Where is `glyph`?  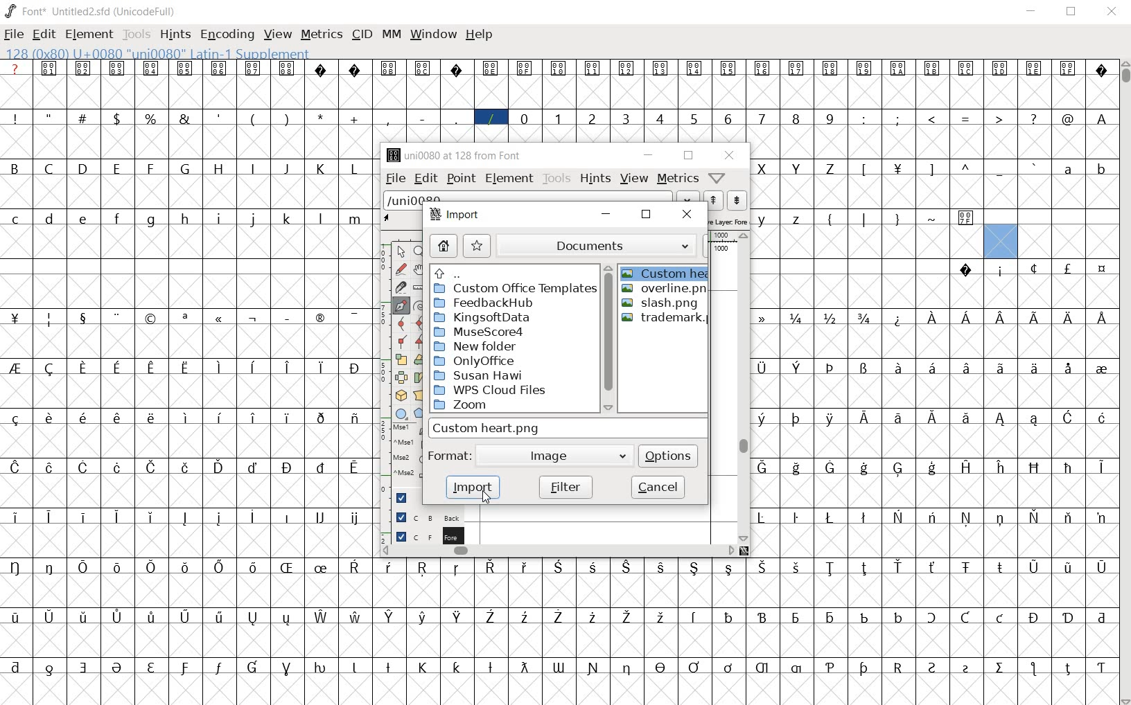 glyph is located at coordinates (899, 367).